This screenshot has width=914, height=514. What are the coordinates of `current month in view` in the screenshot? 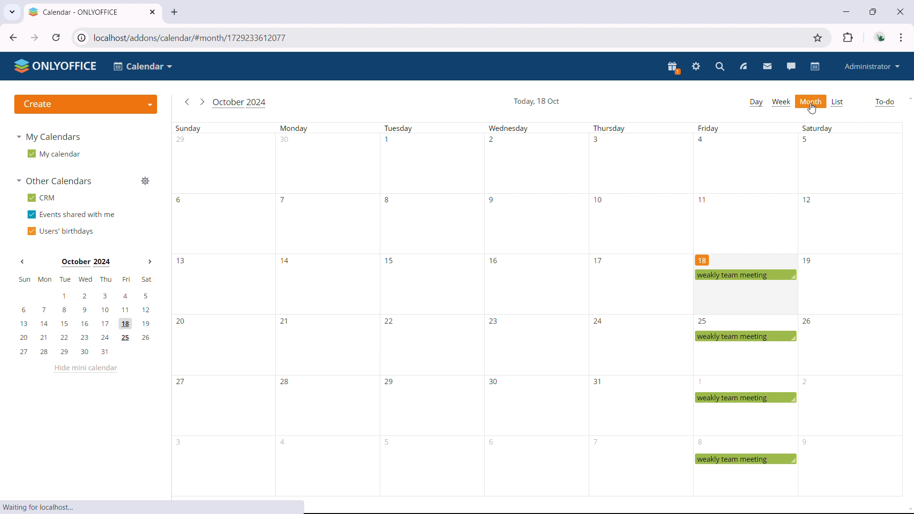 It's located at (241, 104).